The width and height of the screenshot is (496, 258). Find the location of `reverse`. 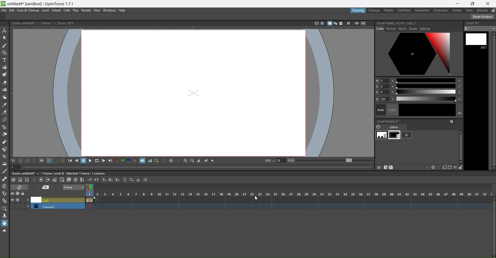

reverse is located at coordinates (131, 179).